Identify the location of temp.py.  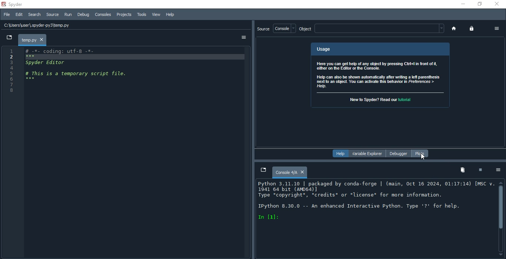
(33, 40).